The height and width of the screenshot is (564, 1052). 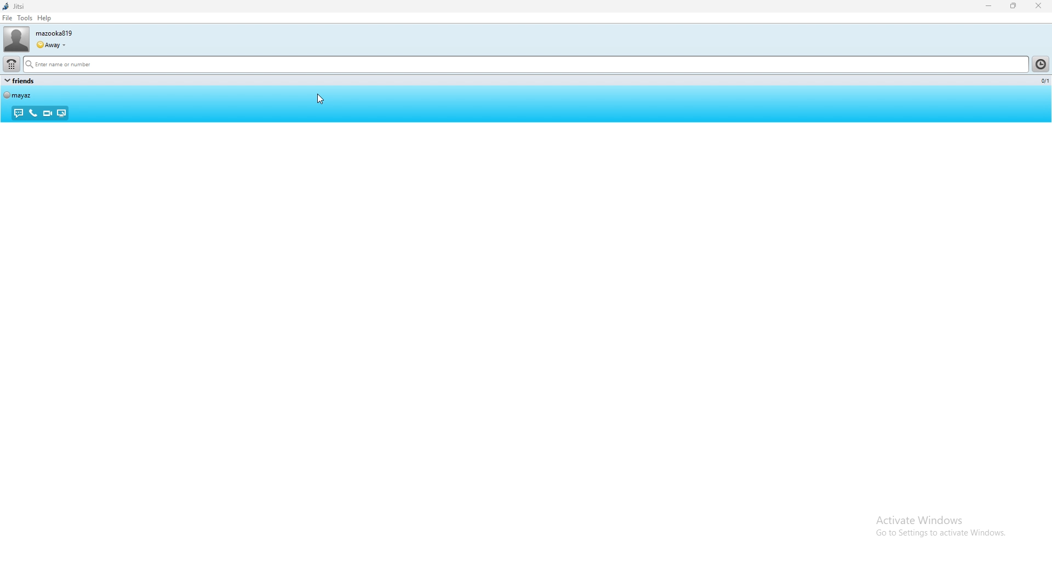 What do you see at coordinates (33, 113) in the screenshot?
I see `voice call` at bounding box center [33, 113].